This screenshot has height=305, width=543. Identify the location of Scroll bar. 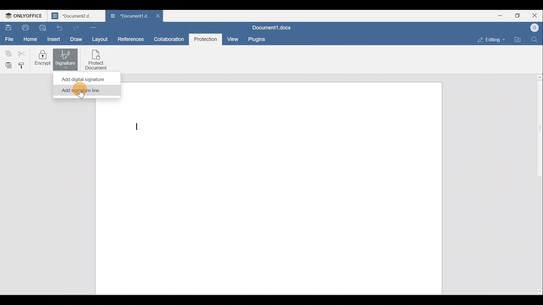
(536, 184).